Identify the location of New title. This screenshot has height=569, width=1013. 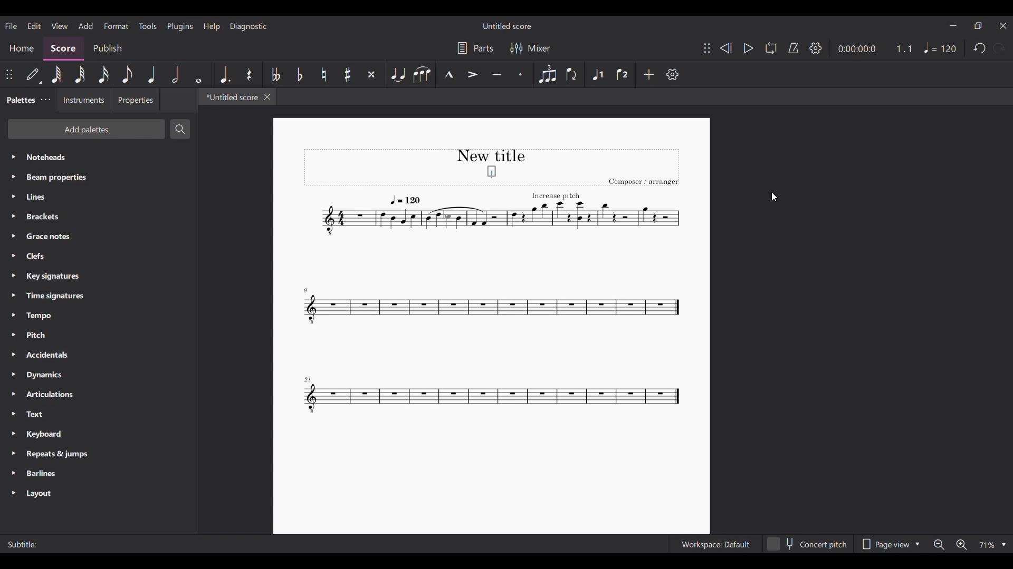
(491, 156).